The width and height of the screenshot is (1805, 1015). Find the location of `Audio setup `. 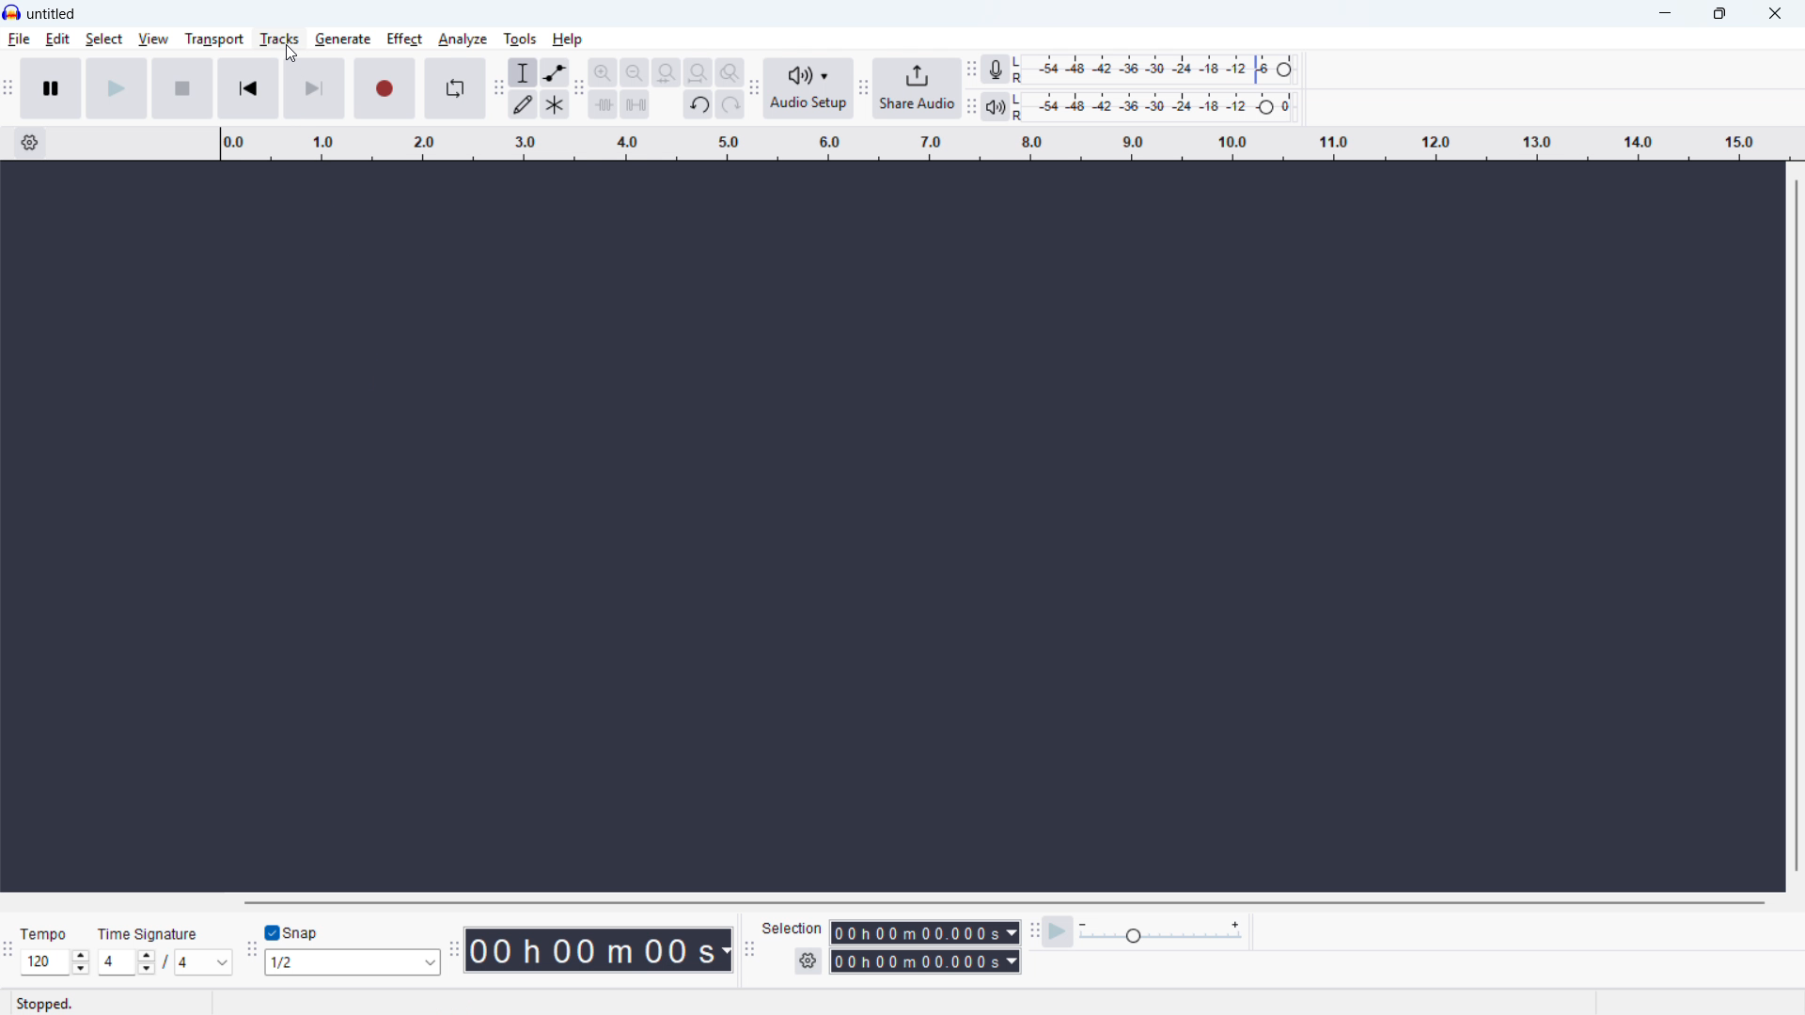

Audio setup  is located at coordinates (809, 89).